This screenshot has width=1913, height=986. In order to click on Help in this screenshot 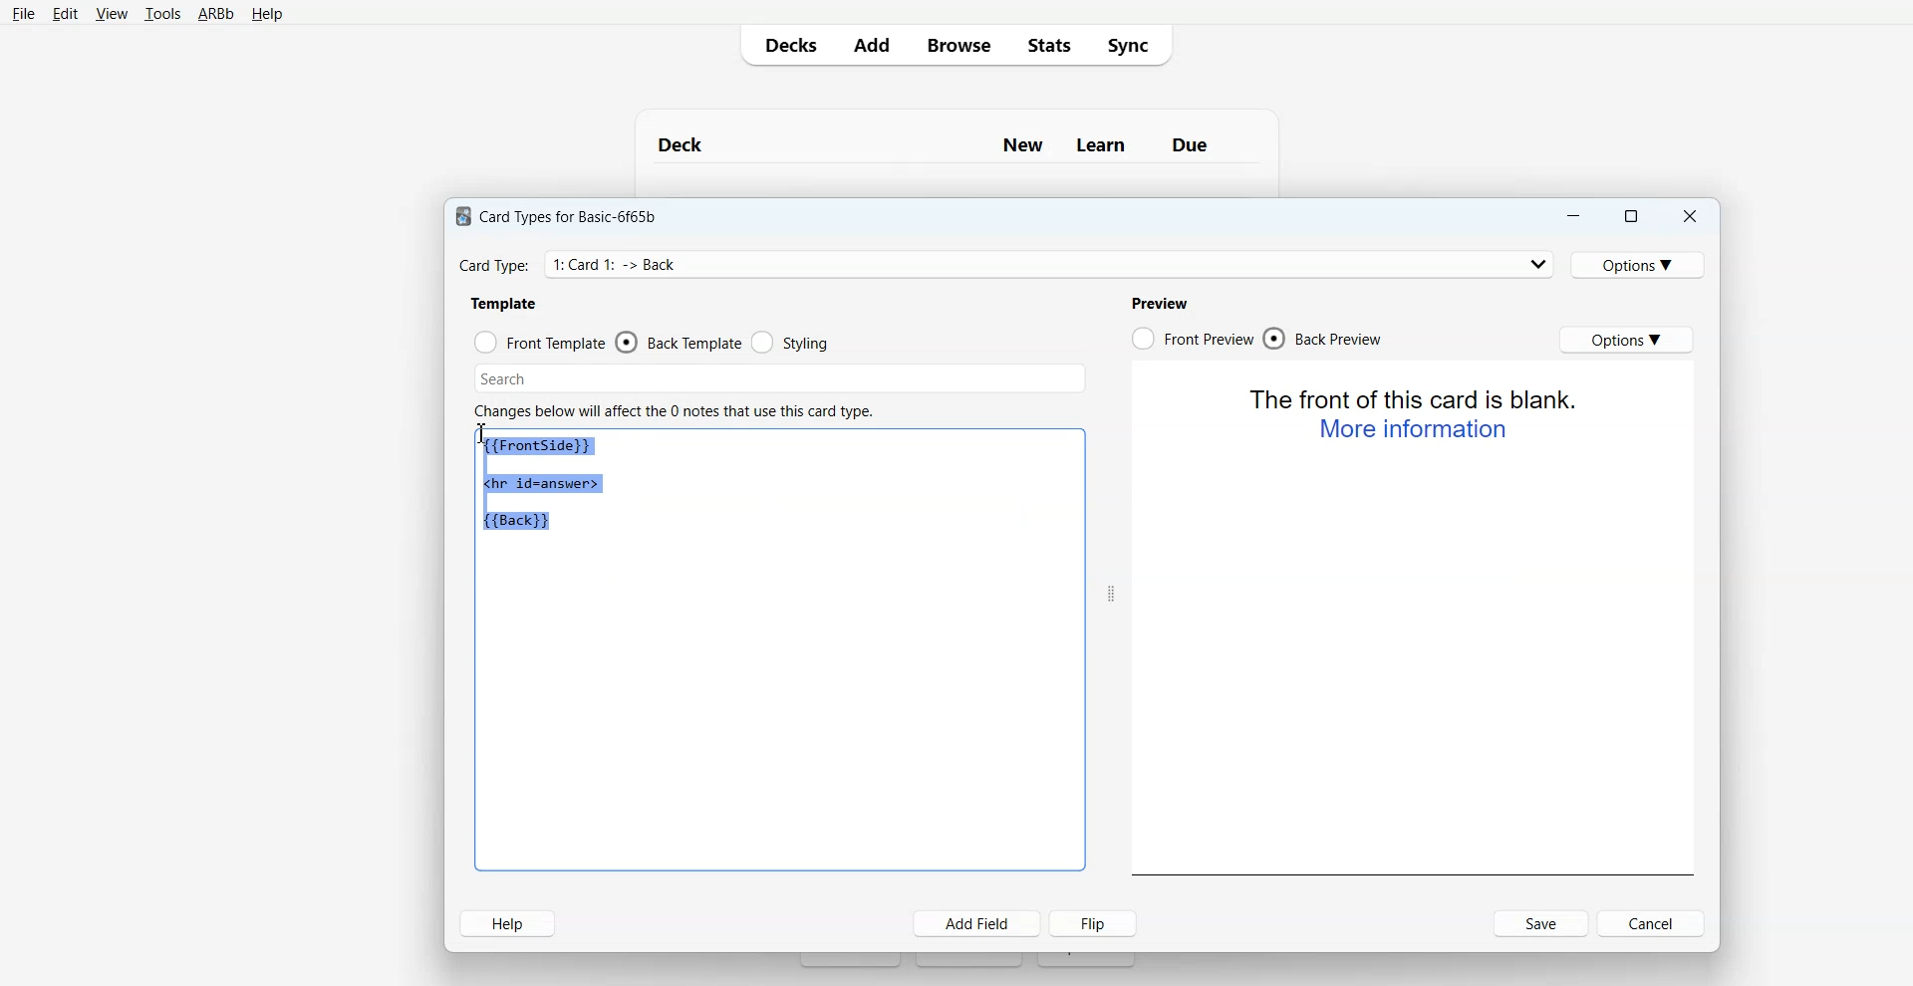, I will do `click(508, 923)`.